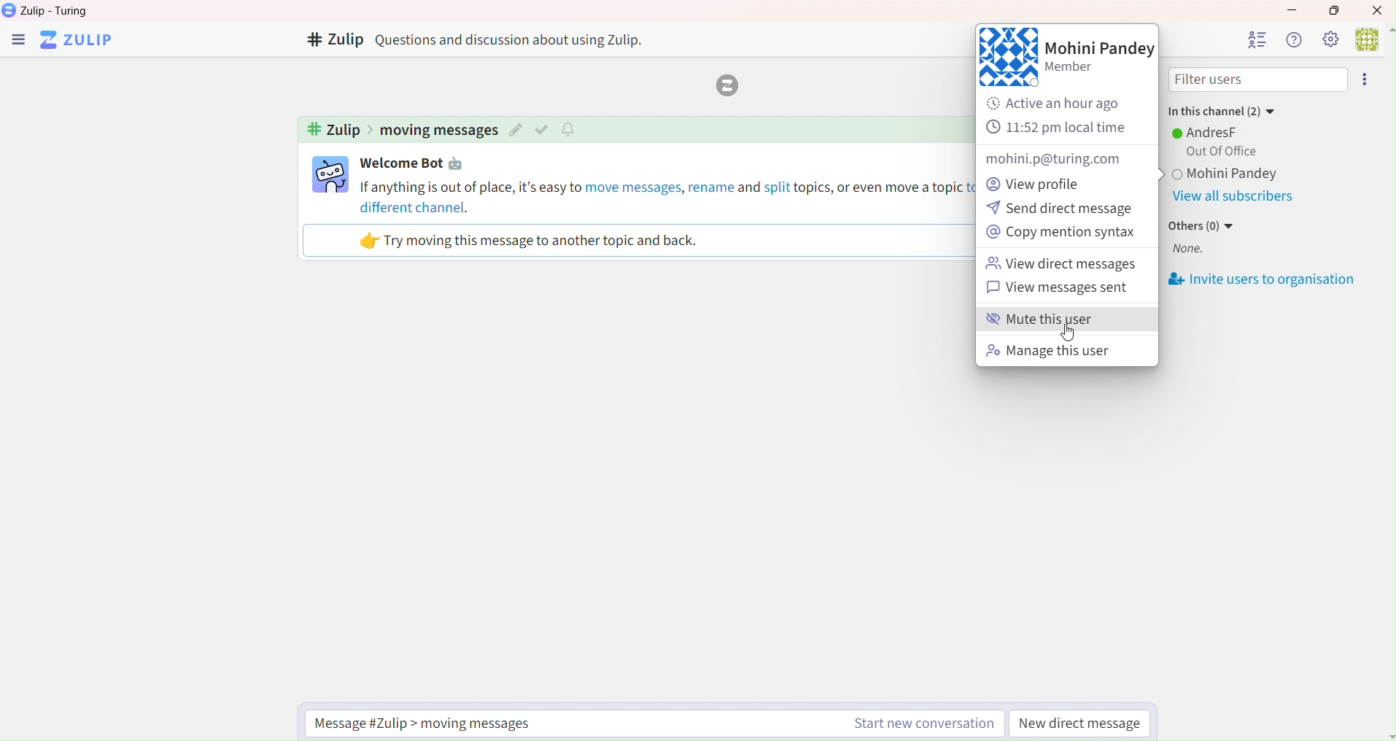 This screenshot has height=741, width=1396. Describe the element at coordinates (724, 86) in the screenshot. I see `Logo` at that location.